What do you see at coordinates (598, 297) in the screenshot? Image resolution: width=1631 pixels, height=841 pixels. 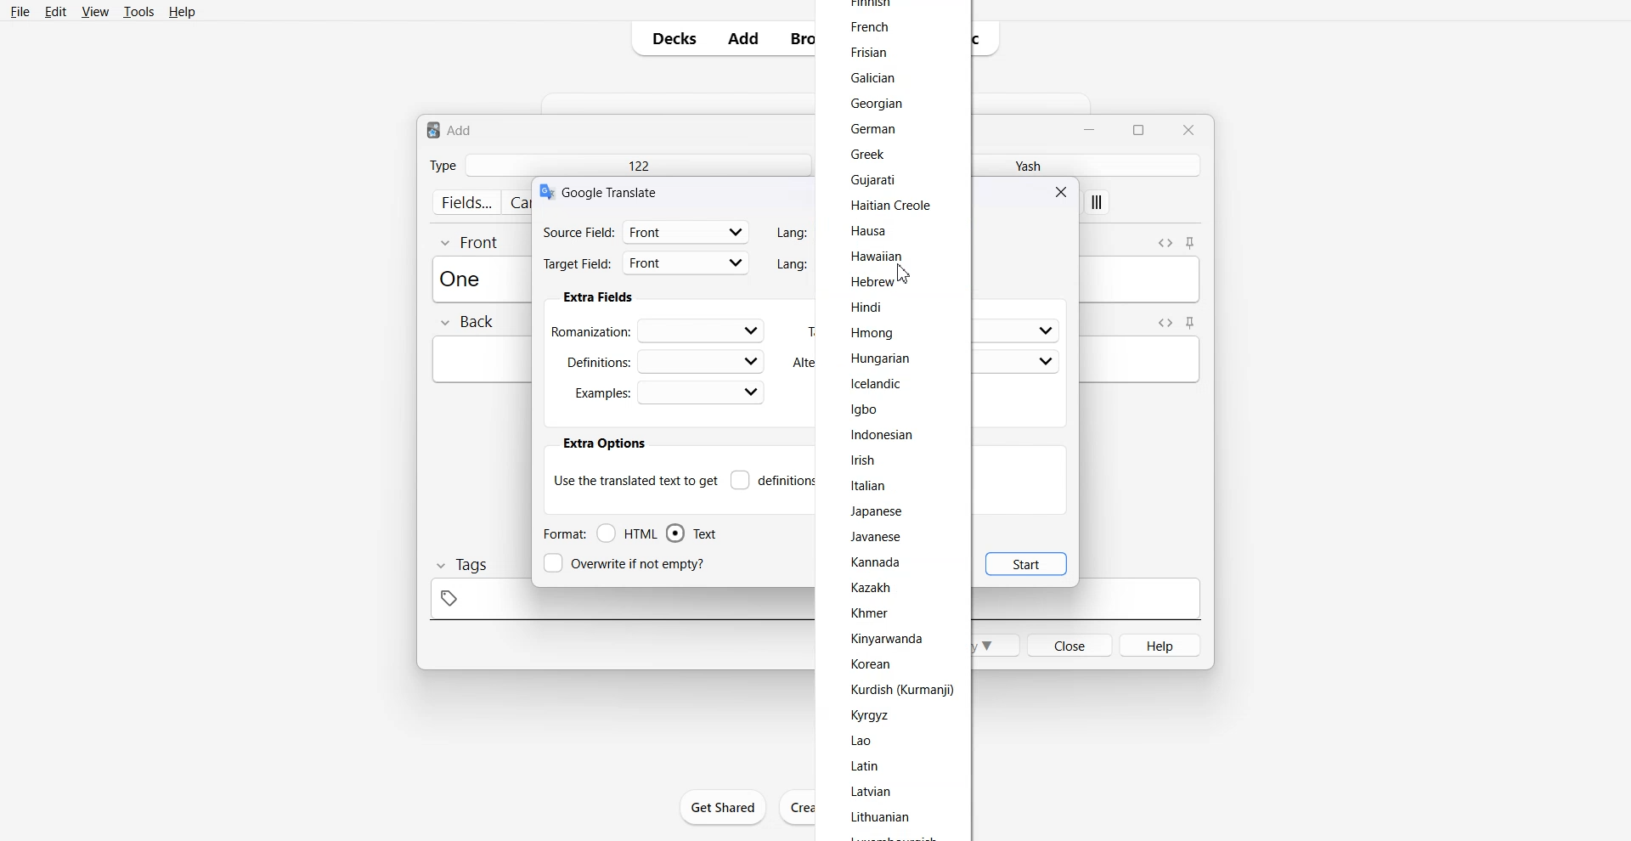 I see `Extra fields` at bounding box center [598, 297].